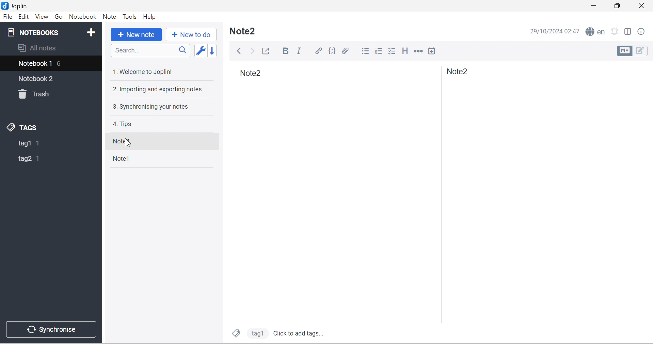  Describe the element at coordinates (317, 52) in the screenshot. I see `Hyperlink` at that location.